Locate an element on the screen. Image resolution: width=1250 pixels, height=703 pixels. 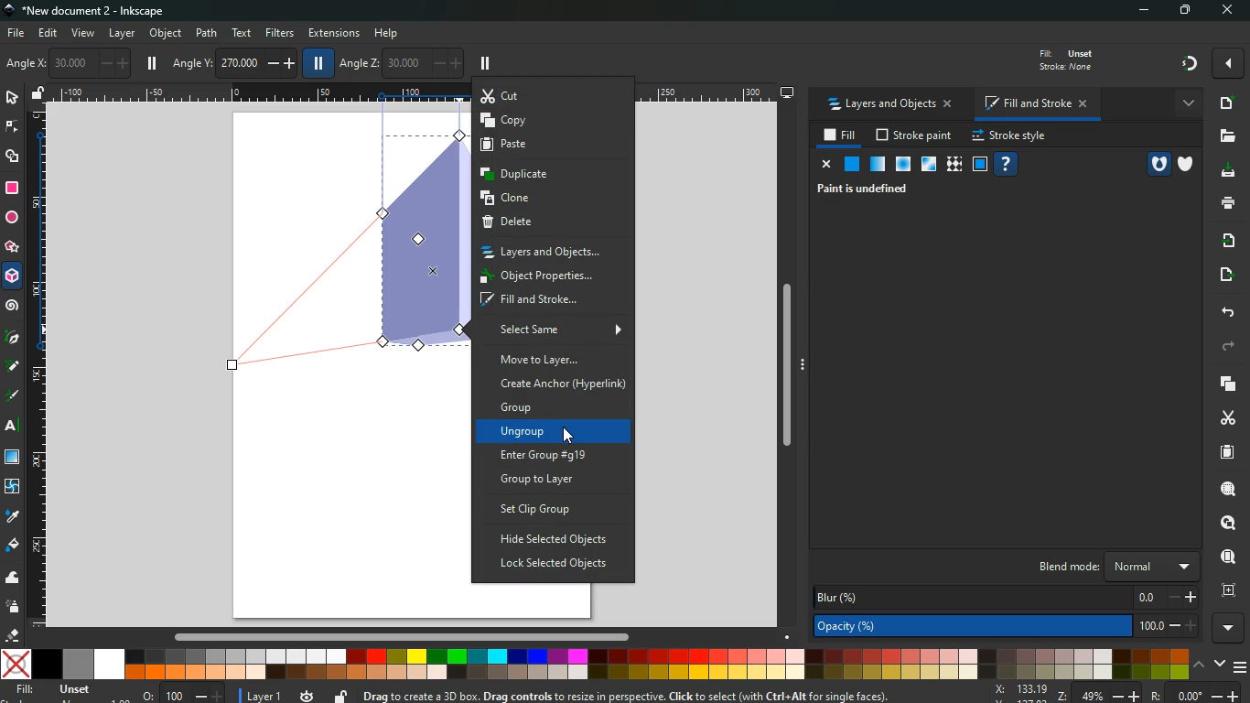
close is located at coordinates (1226, 11).